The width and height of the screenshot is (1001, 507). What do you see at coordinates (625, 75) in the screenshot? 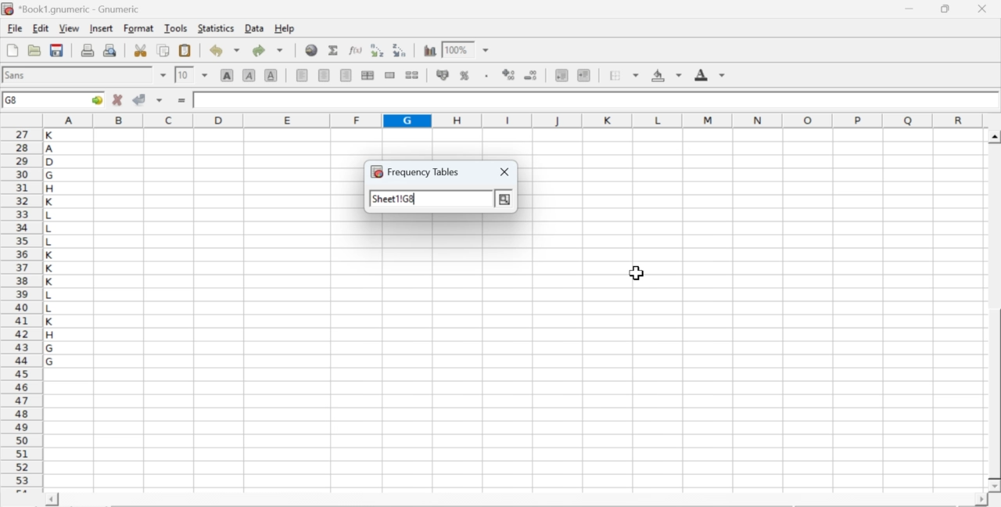
I see `borders` at bounding box center [625, 75].